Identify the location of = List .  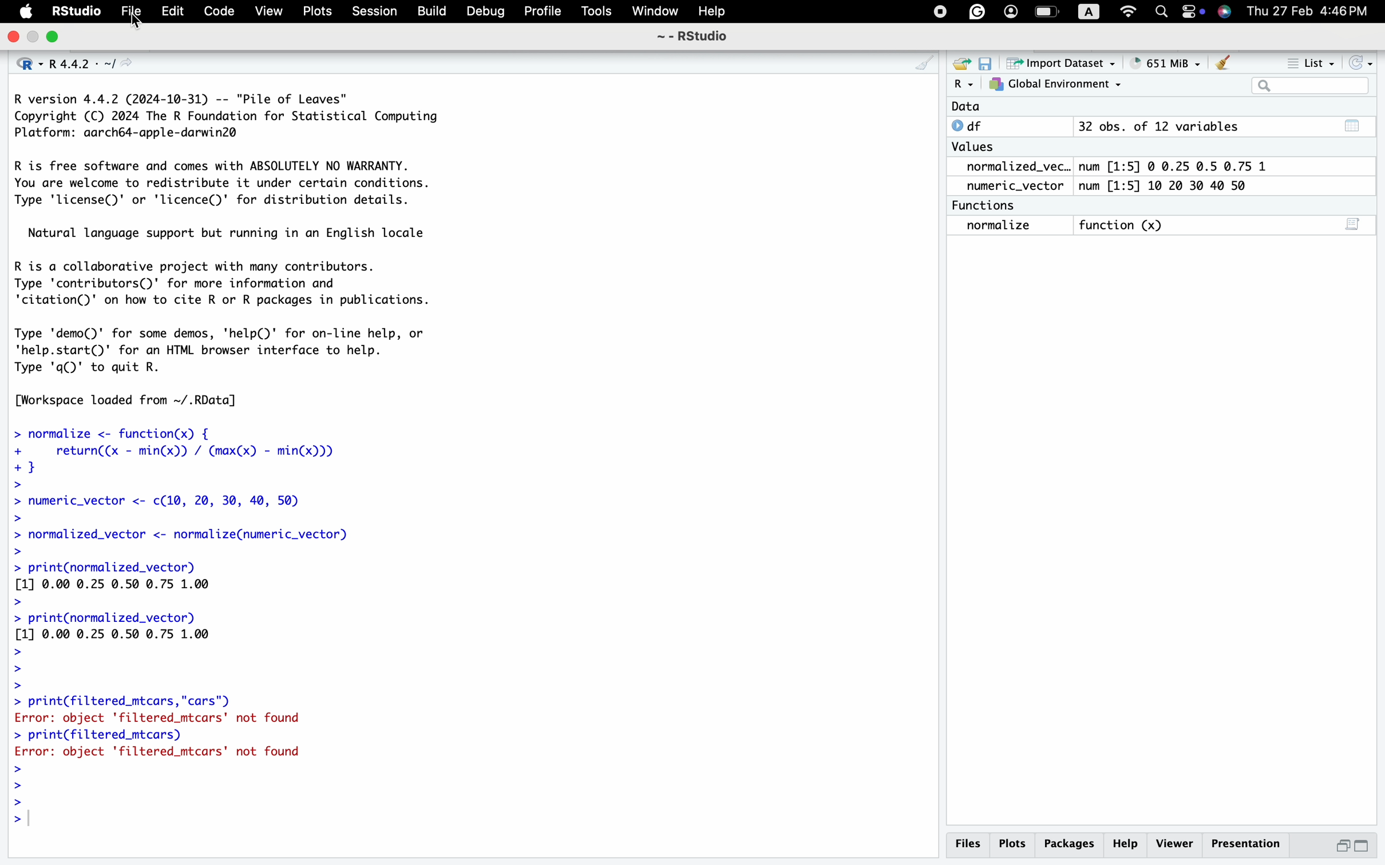
(1304, 60).